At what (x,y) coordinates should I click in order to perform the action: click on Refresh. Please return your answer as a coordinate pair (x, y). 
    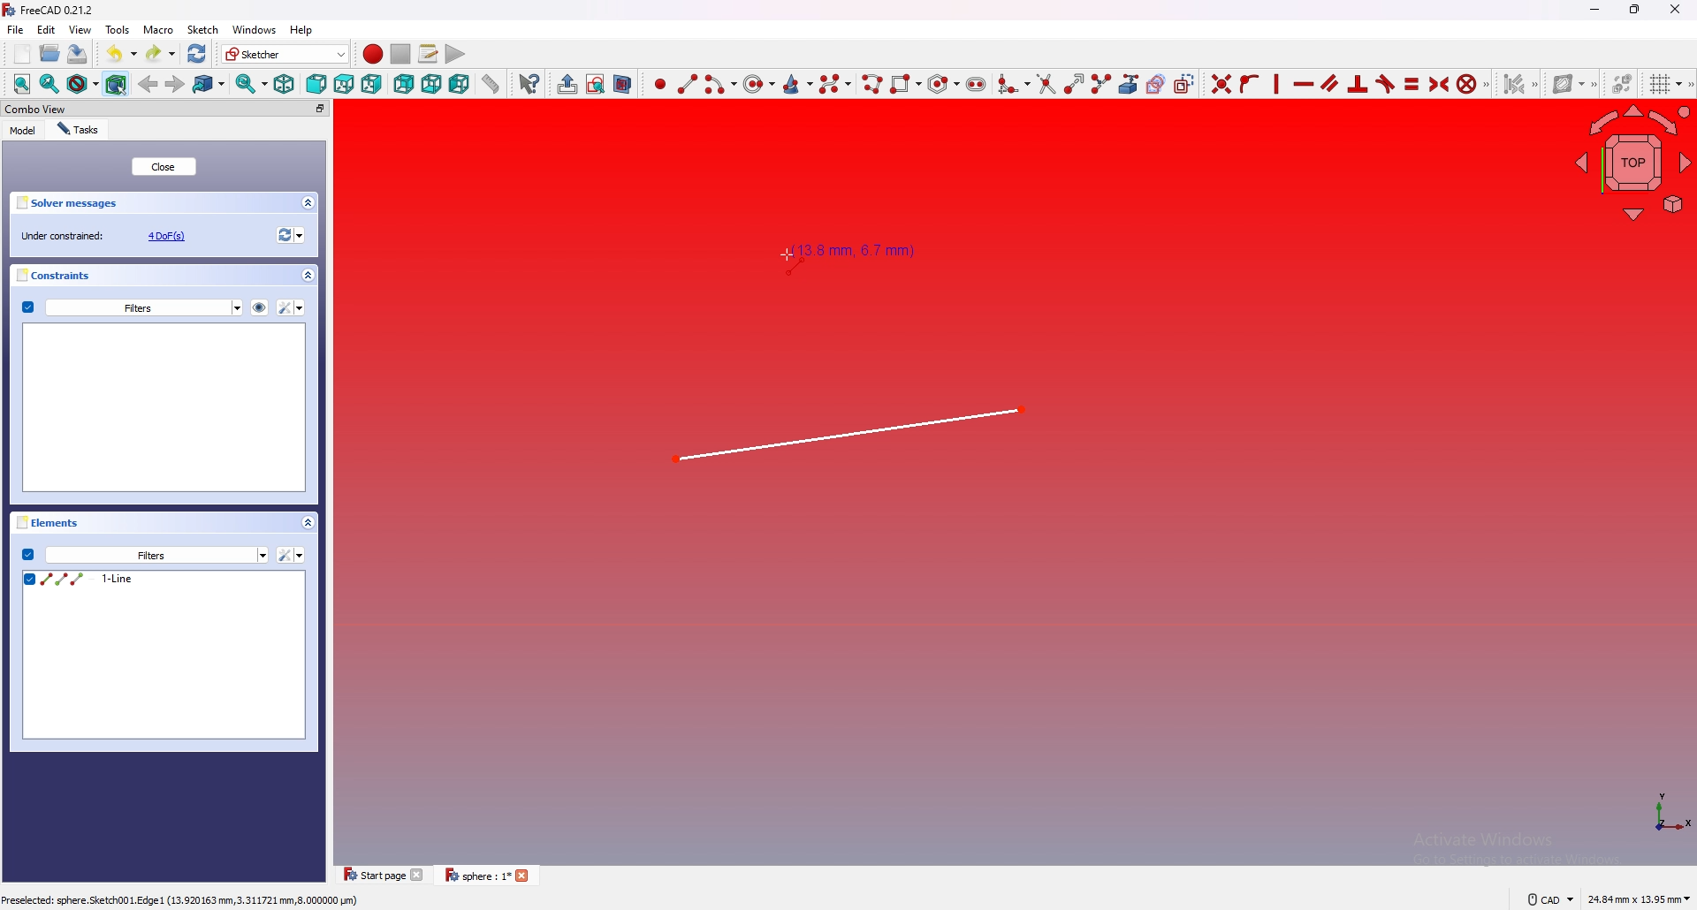
    Looking at the image, I should click on (197, 52).